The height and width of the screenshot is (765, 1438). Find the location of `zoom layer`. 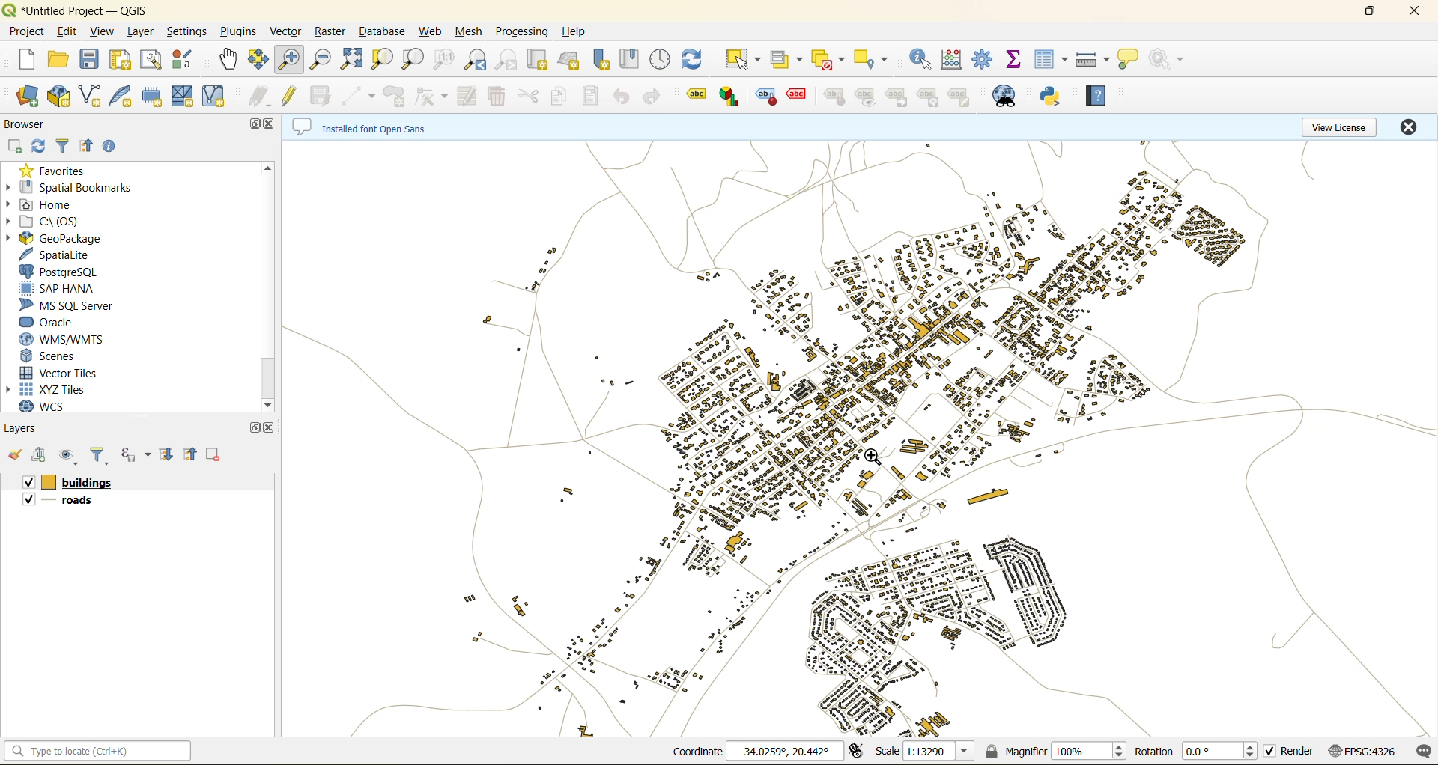

zoom layer is located at coordinates (416, 60).